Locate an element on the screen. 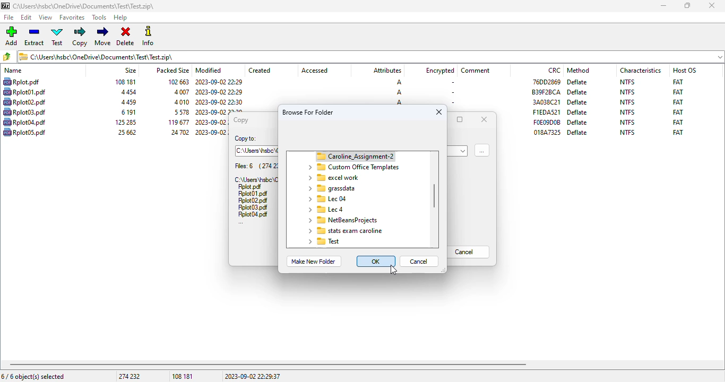 The image size is (725, 382). host OS is located at coordinates (685, 70).